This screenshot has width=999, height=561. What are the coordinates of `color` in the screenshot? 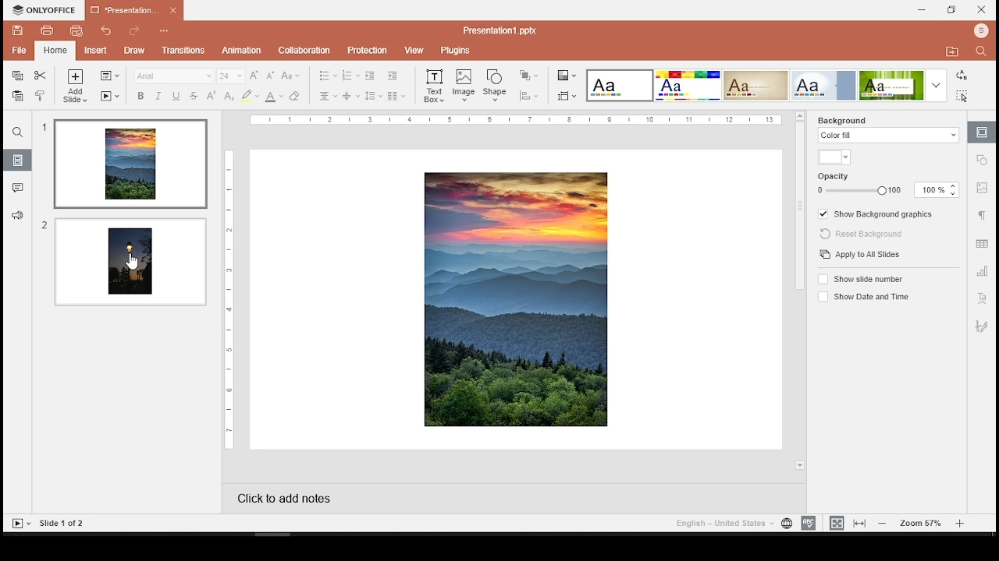 It's located at (834, 157).